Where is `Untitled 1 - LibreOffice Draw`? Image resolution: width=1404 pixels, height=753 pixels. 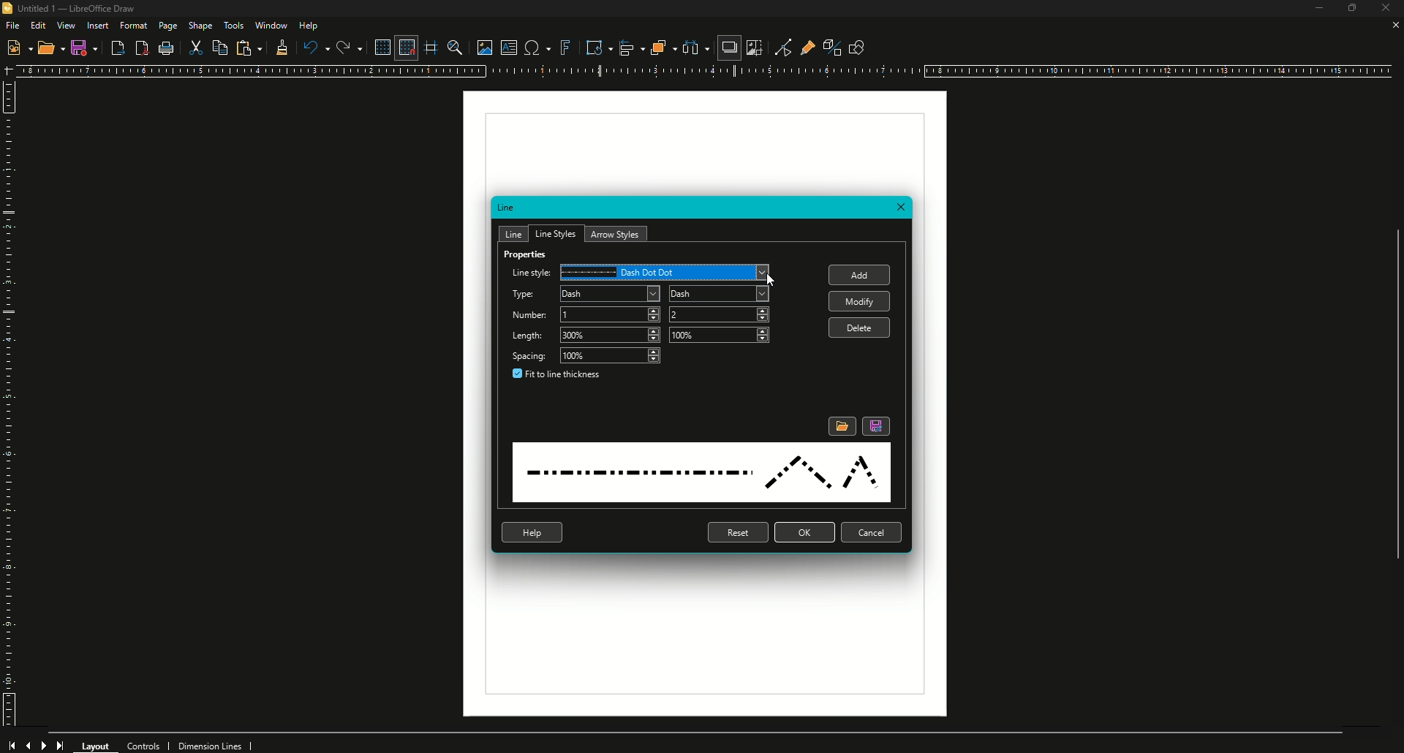
Untitled 1 - LibreOffice Draw is located at coordinates (75, 9).